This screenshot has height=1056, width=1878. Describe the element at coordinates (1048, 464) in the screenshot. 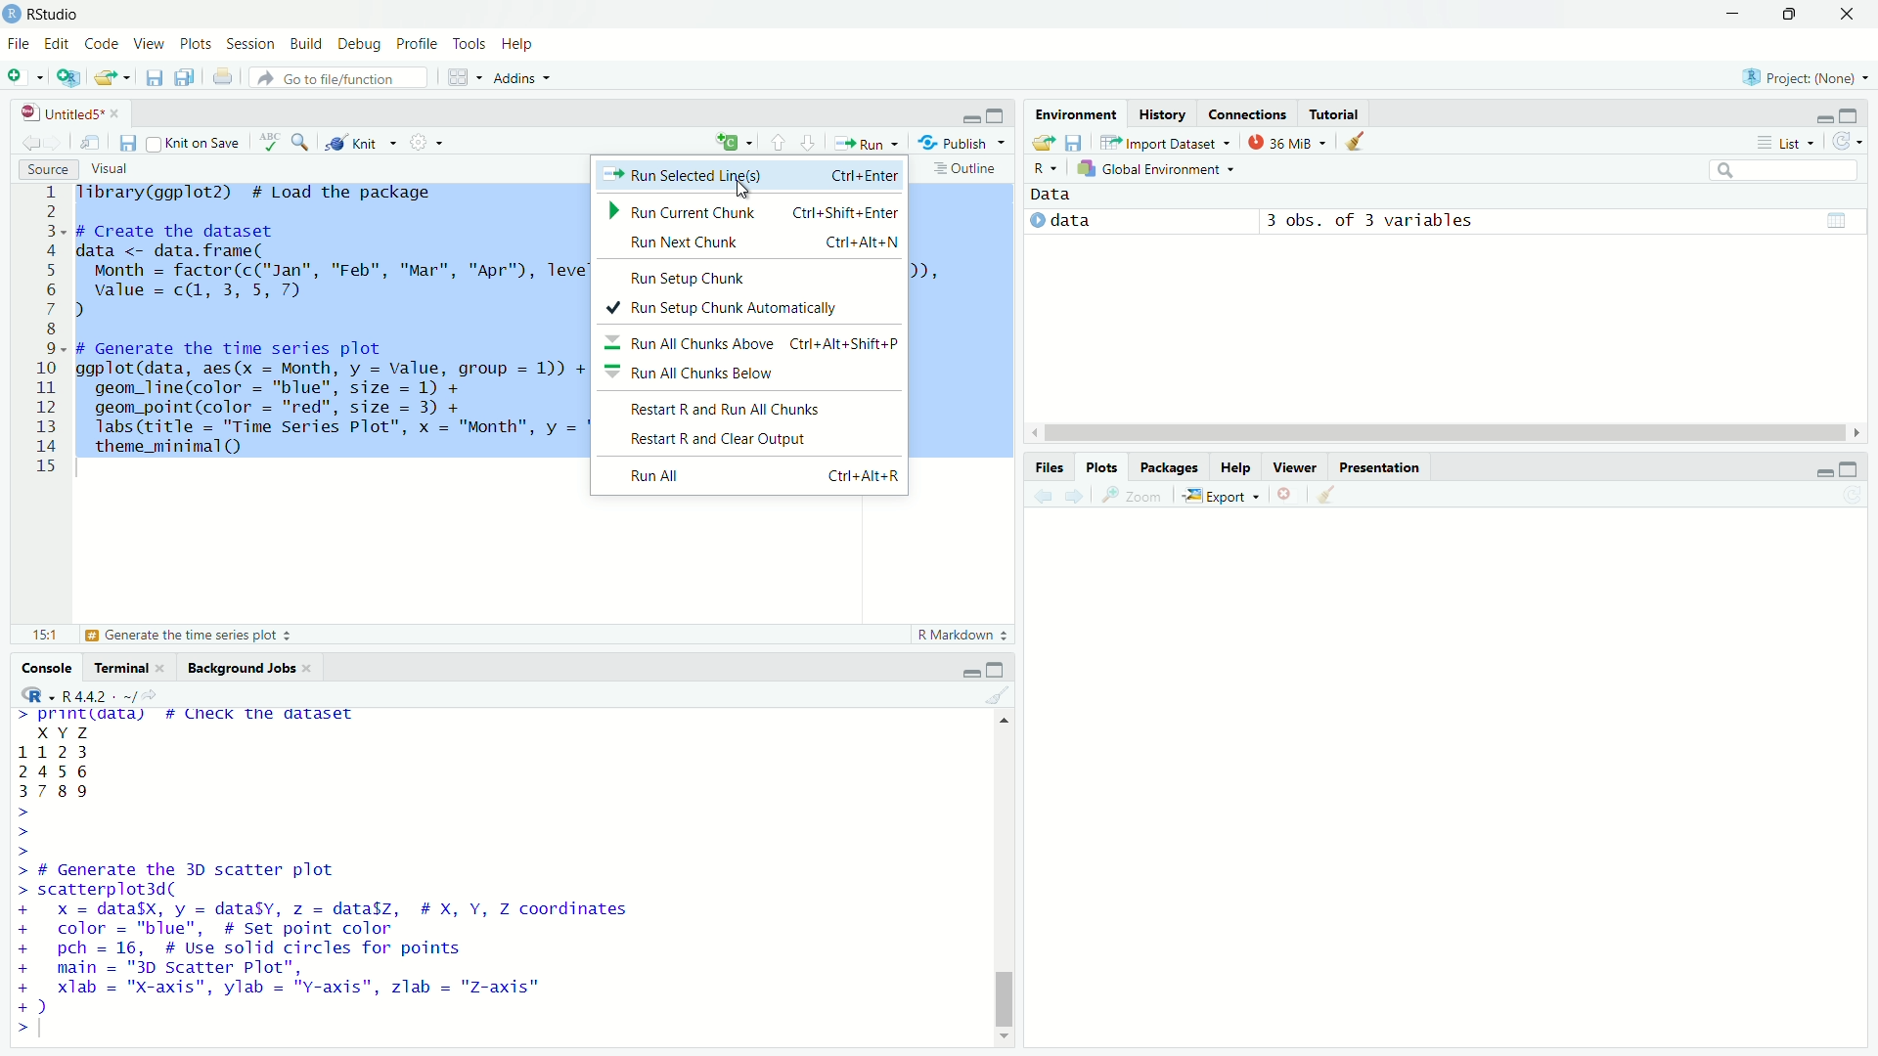

I see `files` at that location.